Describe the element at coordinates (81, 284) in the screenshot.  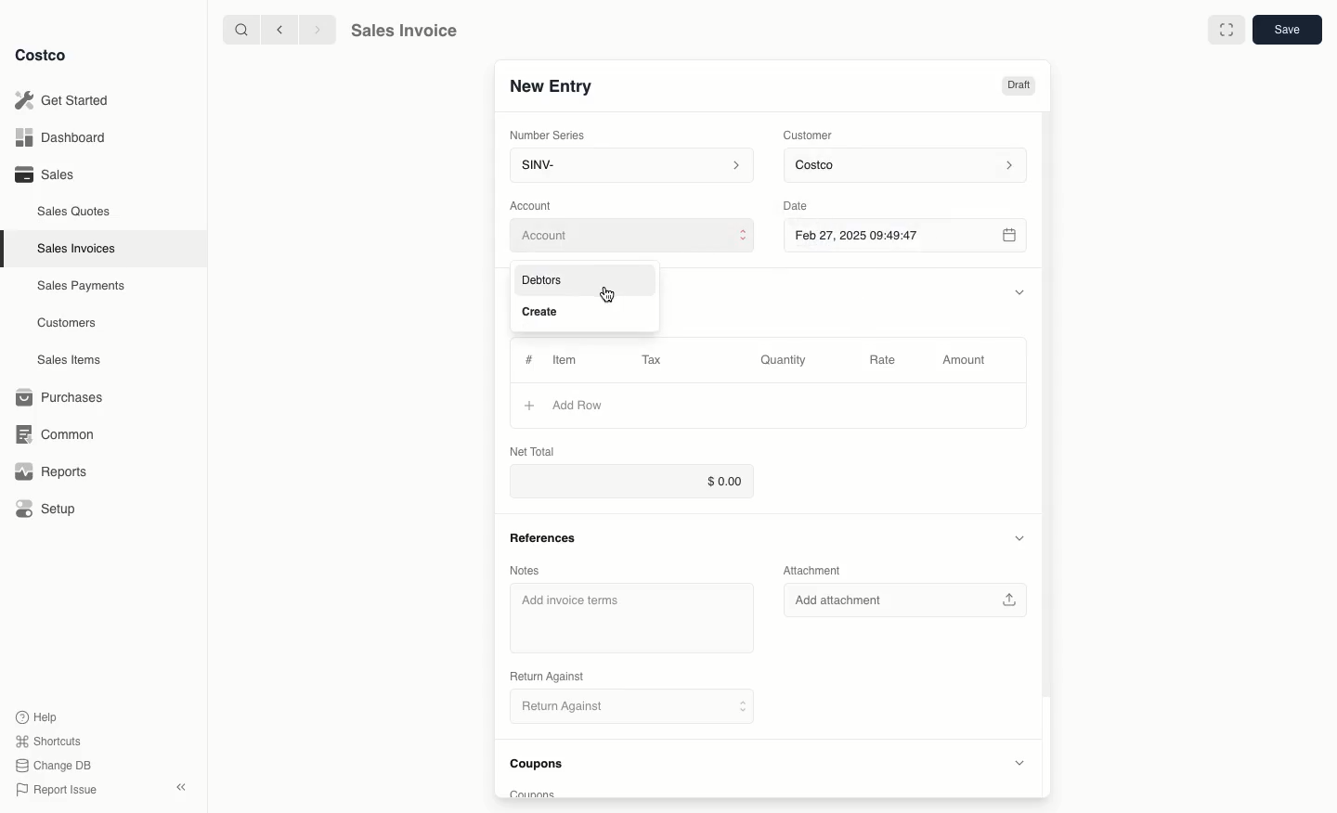
I see `‘Sales Payments` at that location.